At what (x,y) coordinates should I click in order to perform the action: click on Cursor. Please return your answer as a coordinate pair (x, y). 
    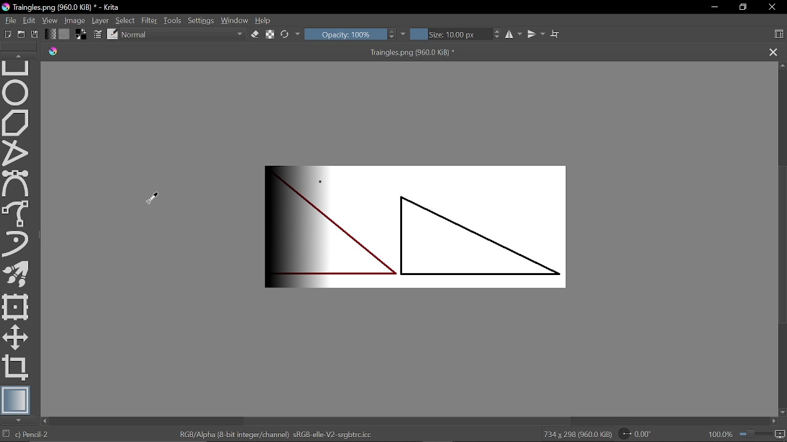
    Looking at the image, I should click on (154, 198).